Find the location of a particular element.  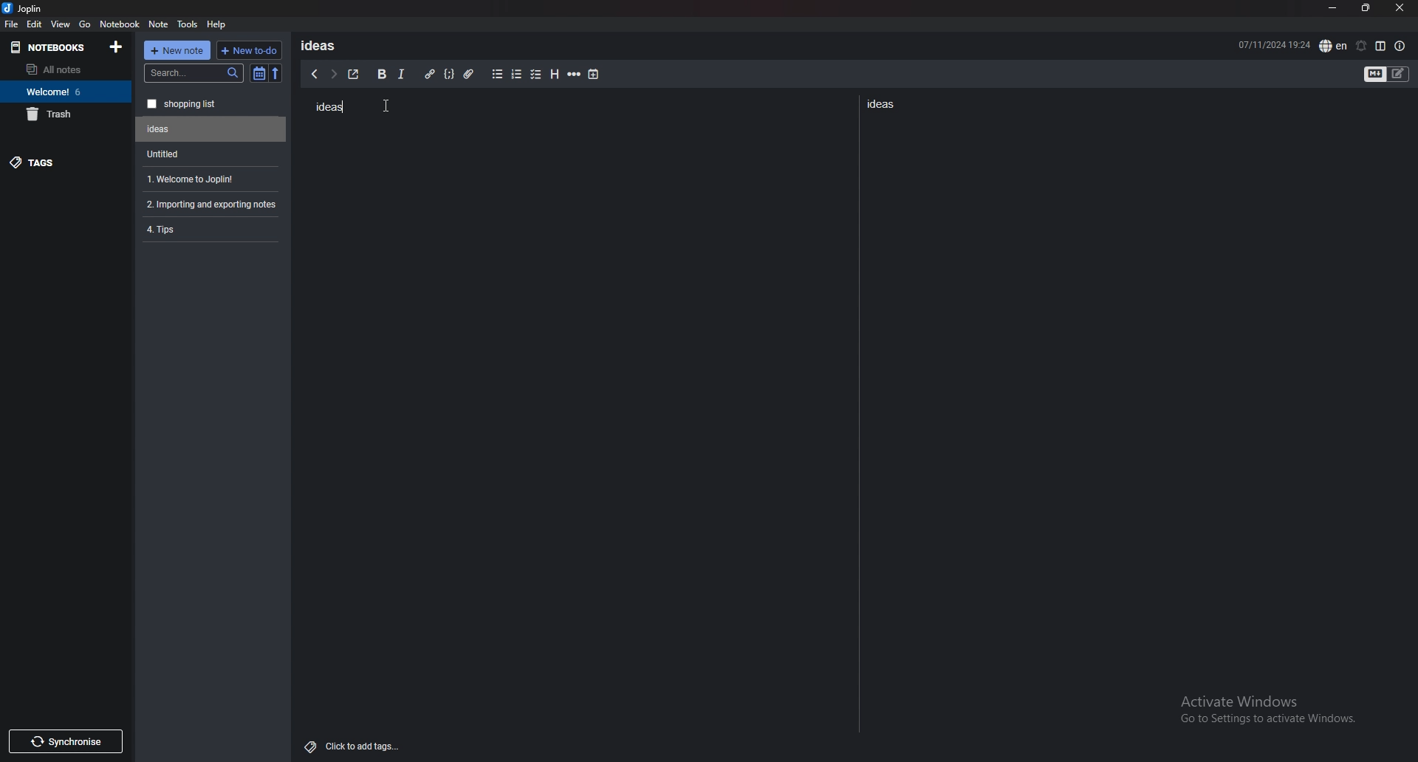

new todo is located at coordinates (247, 50).